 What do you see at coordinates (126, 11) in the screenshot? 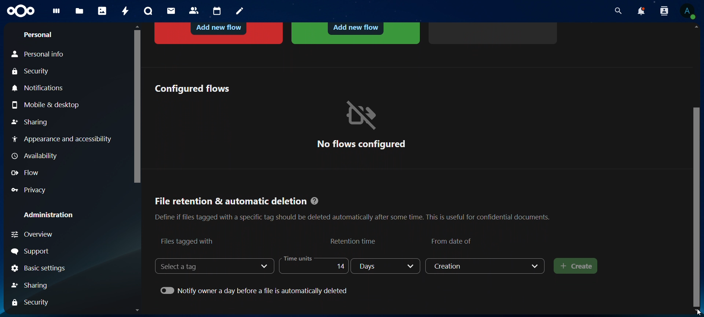
I see `activity` at bounding box center [126, 11].